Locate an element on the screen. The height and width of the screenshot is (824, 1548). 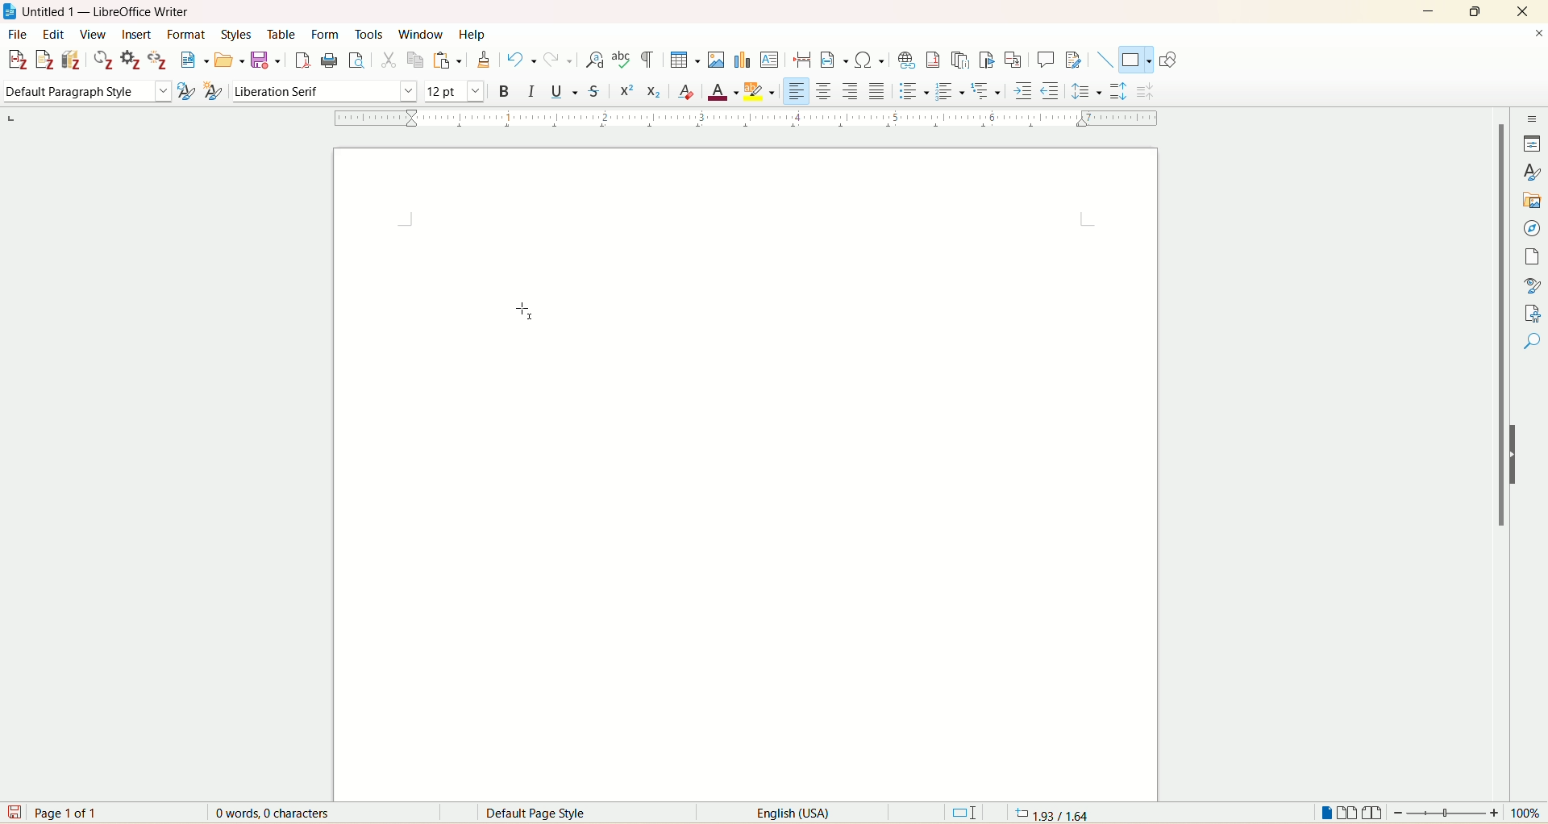
increase indent is located at coordinates (1024, 90).